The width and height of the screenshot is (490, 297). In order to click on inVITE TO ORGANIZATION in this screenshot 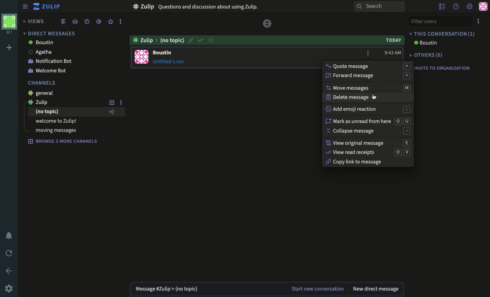, I will do `click(446, 69)`.